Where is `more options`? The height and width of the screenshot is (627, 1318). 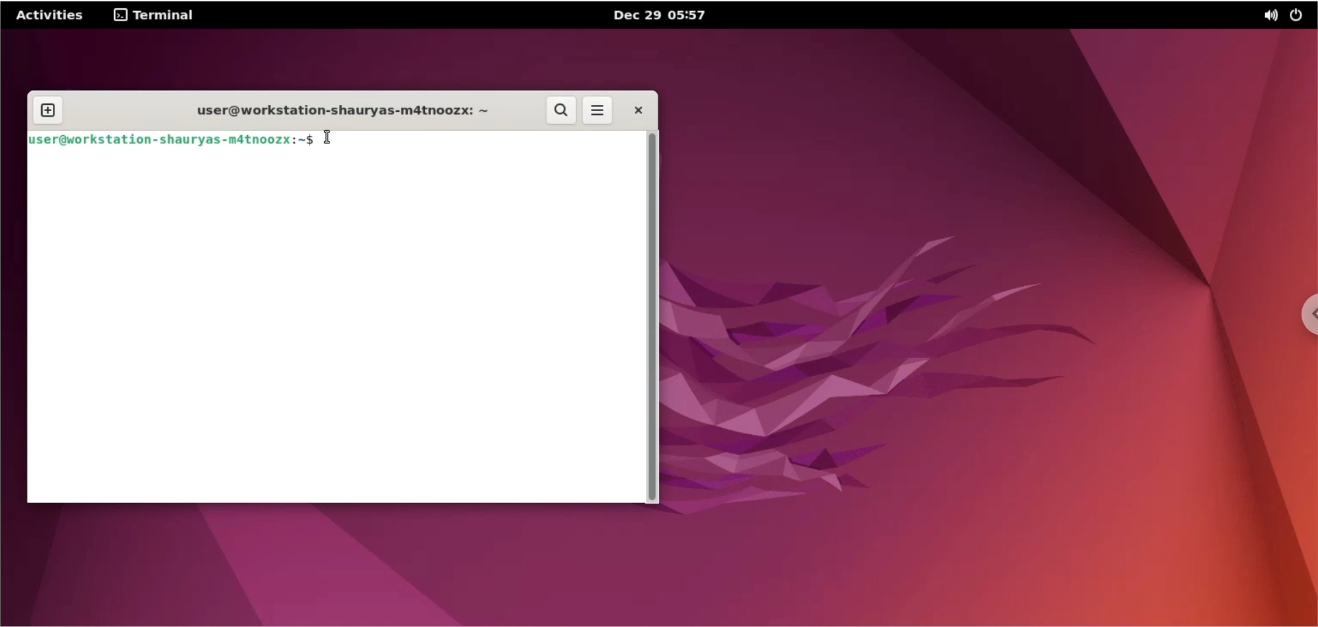 more options is located at coordinates (599, 111).